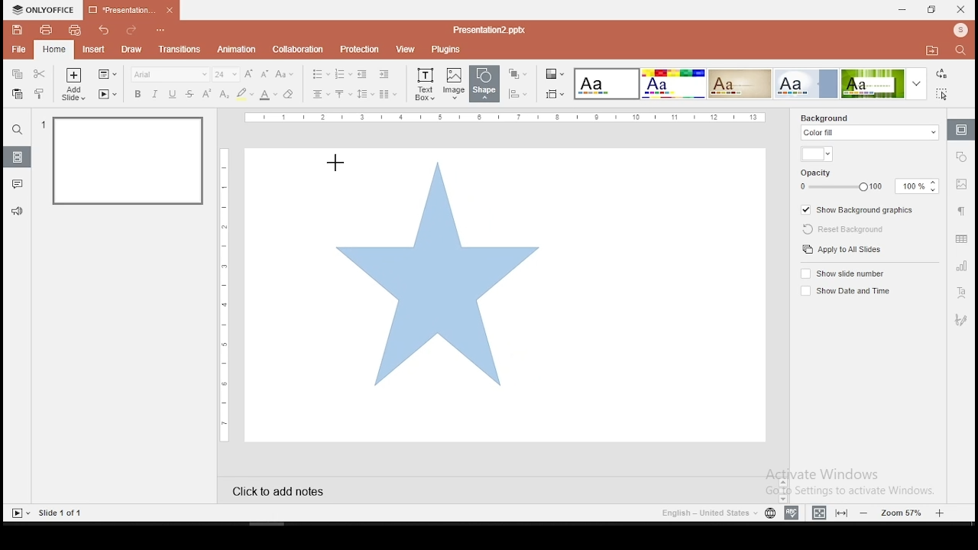 This screenshot has height=550, width=978. What do you see at coordinates (189, 94) in the screenshot?
I see `strikethrough` at bounding box center [189, 94].